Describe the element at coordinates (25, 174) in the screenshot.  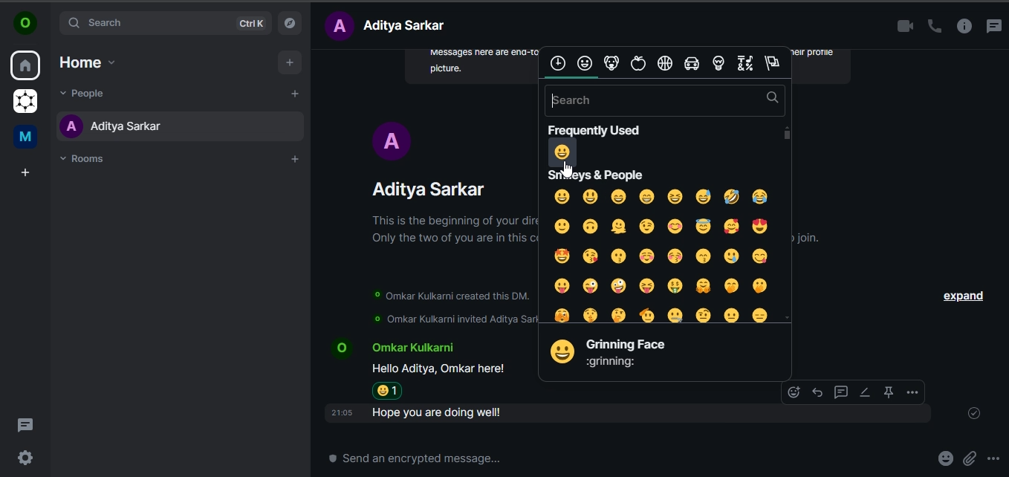
I see `create a space` at that location.